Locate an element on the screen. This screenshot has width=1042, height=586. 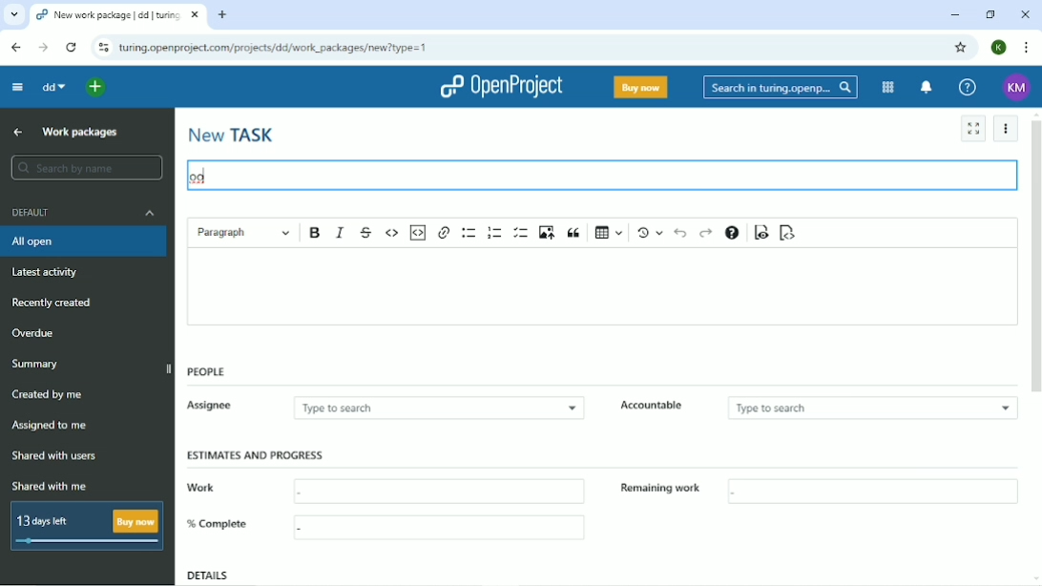
All open is located at coordinates (36, 242).